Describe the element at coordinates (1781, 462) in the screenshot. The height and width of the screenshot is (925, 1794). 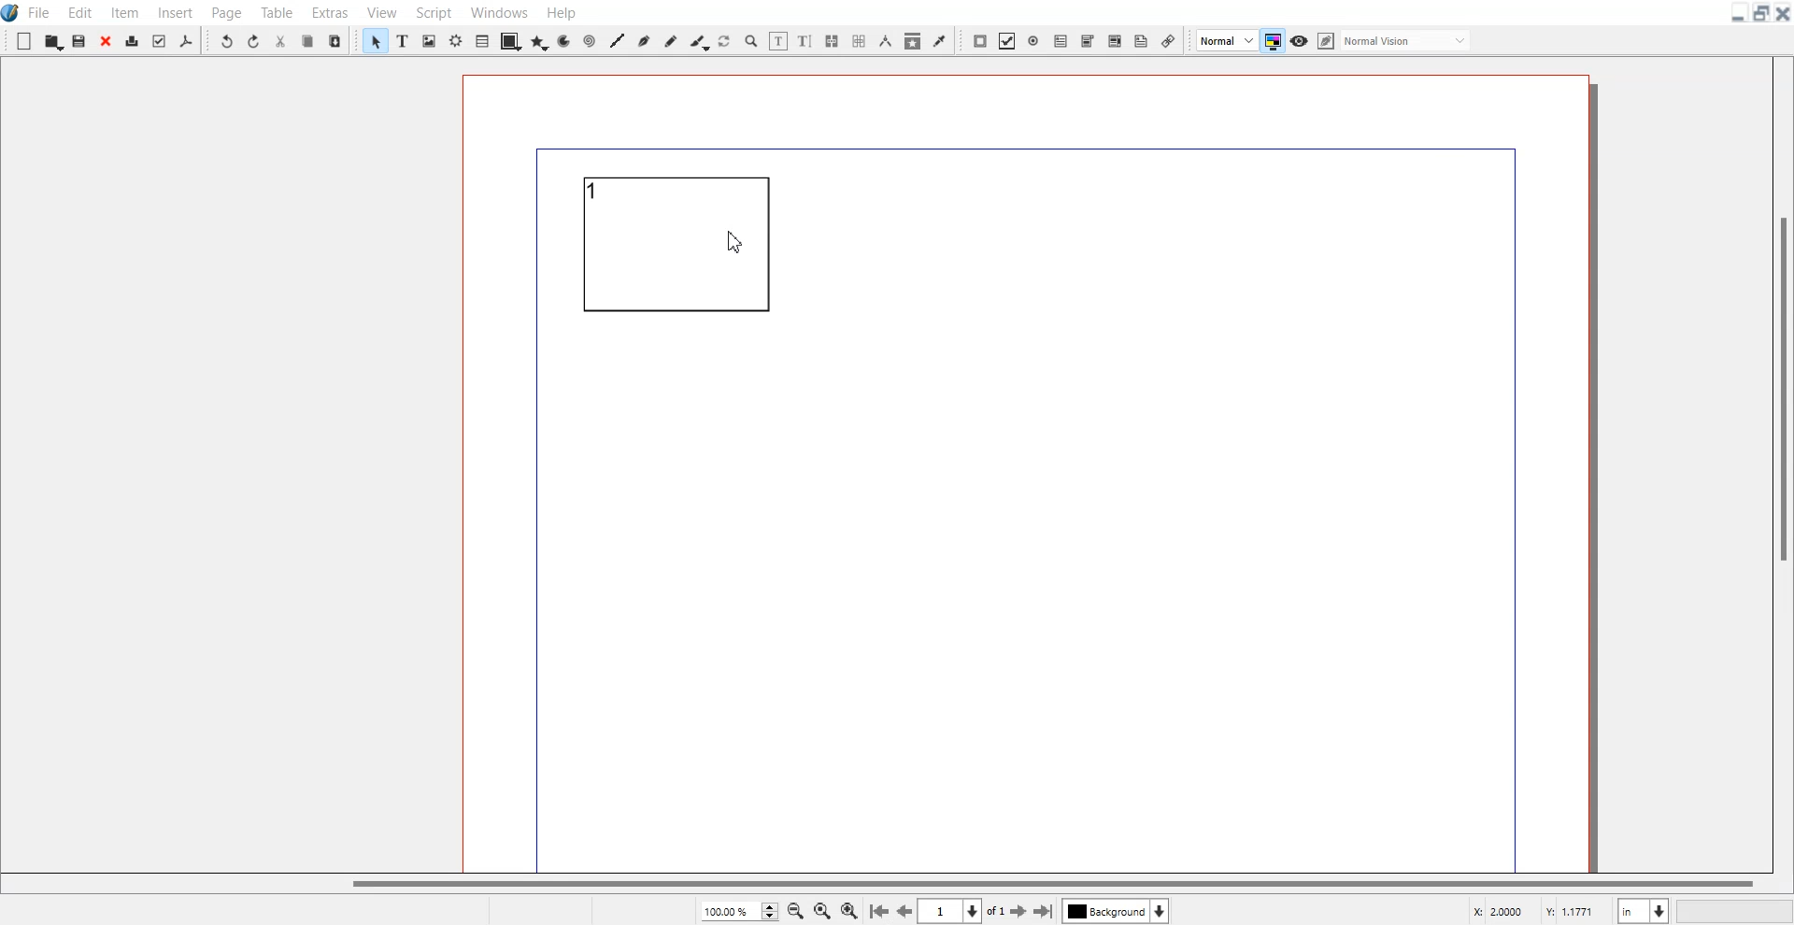
I see `Vertical Scroll bar` at that location.